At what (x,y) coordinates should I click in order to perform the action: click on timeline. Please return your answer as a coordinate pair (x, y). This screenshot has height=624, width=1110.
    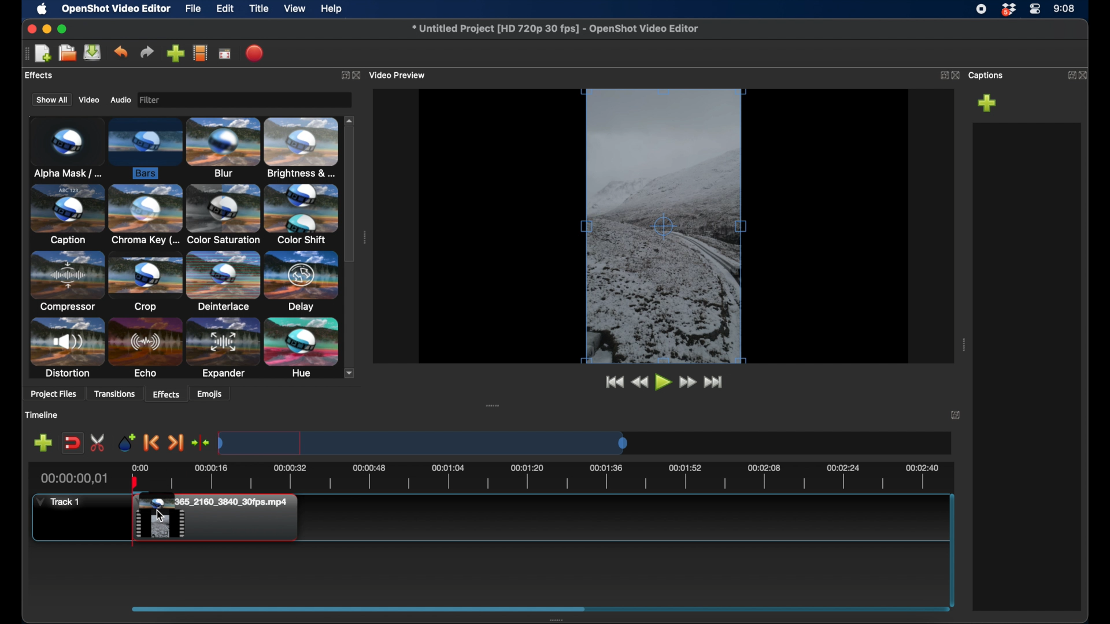
    Looking at the image, I should click on (43, 415).